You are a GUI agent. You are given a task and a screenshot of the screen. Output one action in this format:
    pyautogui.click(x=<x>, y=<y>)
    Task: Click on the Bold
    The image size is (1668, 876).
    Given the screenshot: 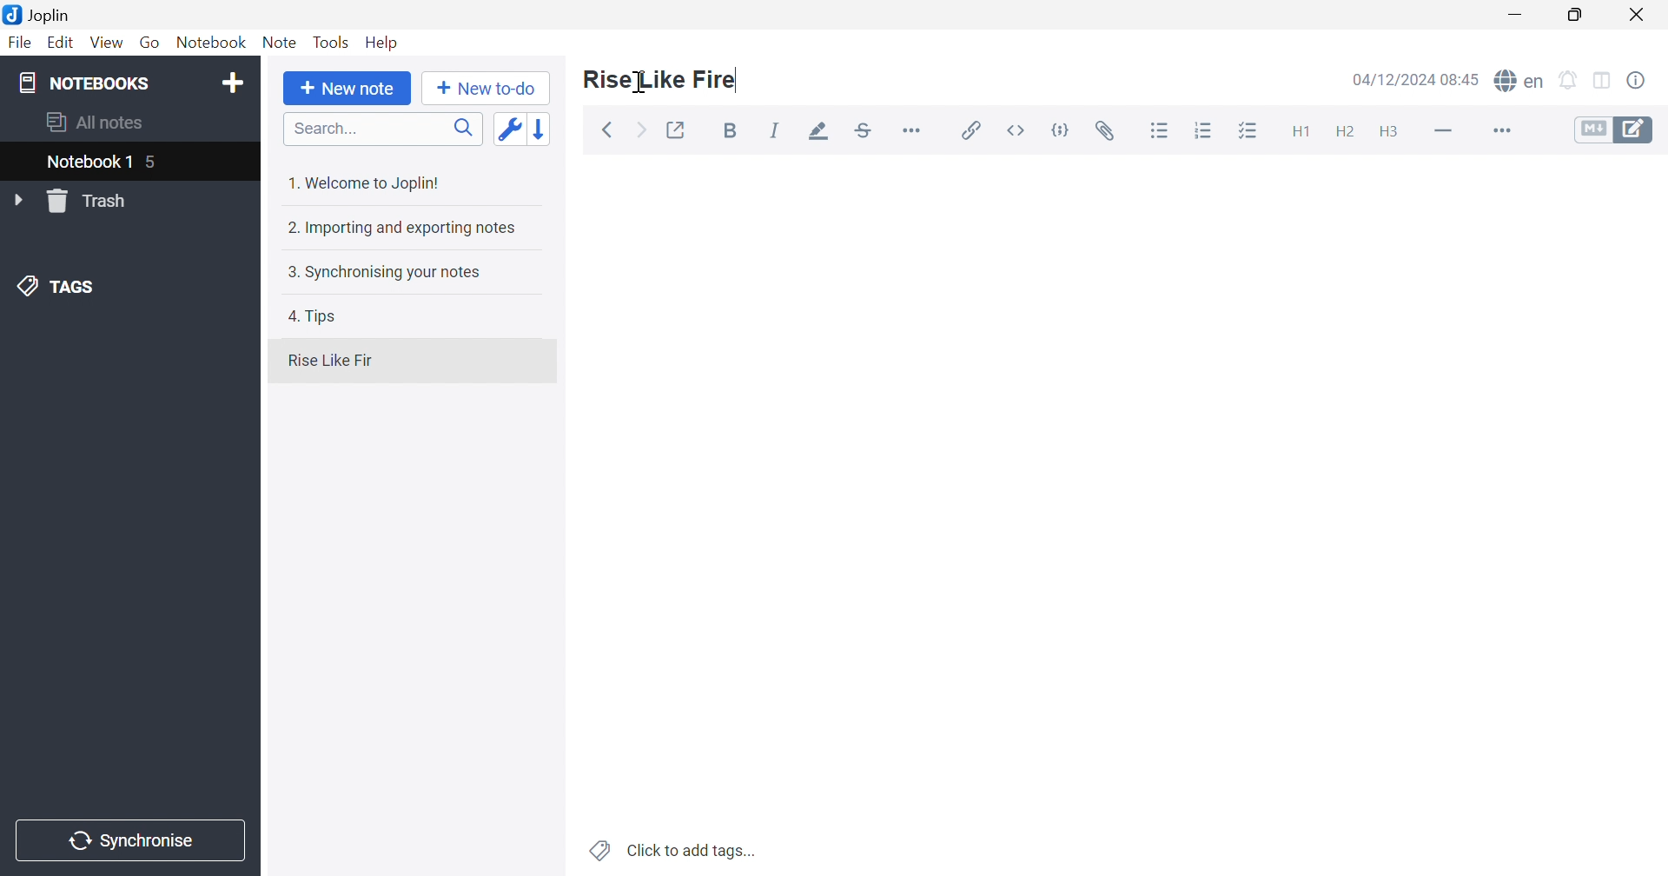 What is the action you would take?
    pyautogui.click(x=729, y=129)
    